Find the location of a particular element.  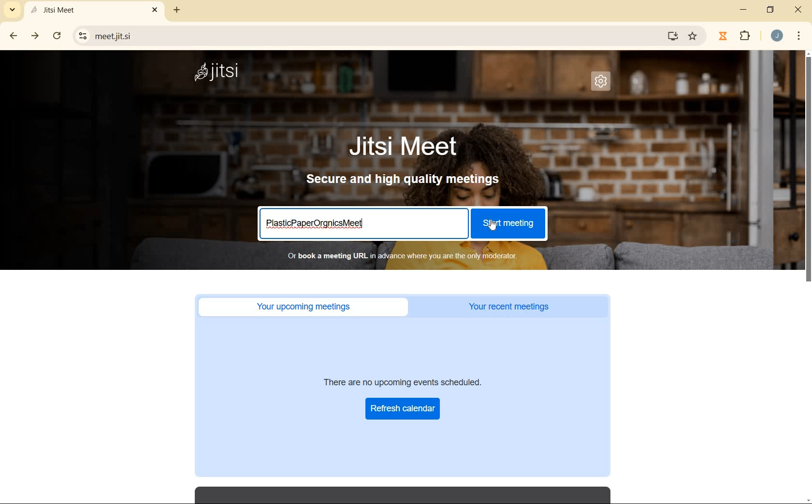

scrollbar is located at coordinates (807, 277).